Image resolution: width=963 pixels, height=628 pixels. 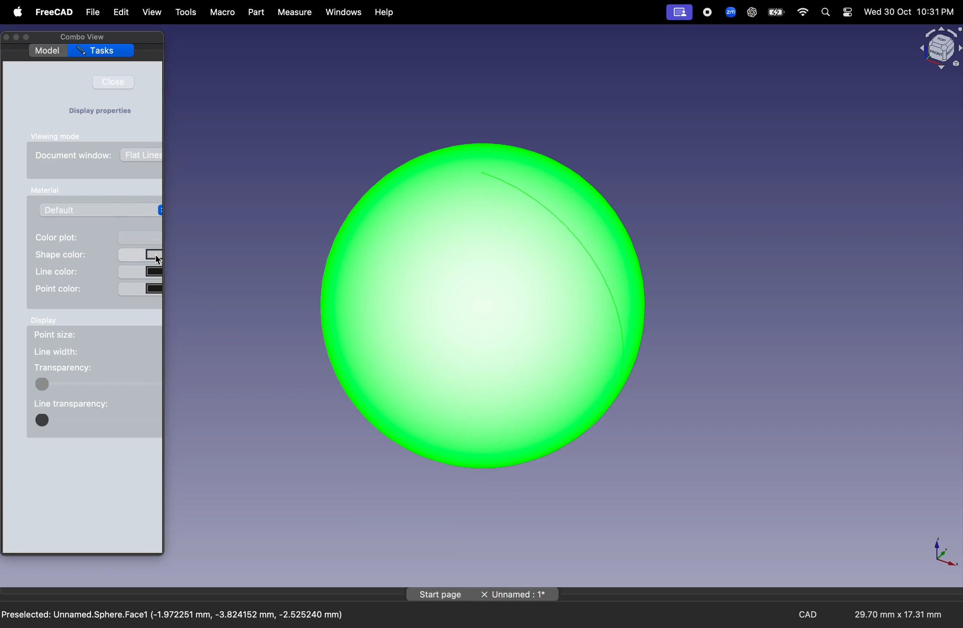 What do you see at coordinates (223, 13) in the screenshot?
I see `marco` at bounding box center [223, 13].